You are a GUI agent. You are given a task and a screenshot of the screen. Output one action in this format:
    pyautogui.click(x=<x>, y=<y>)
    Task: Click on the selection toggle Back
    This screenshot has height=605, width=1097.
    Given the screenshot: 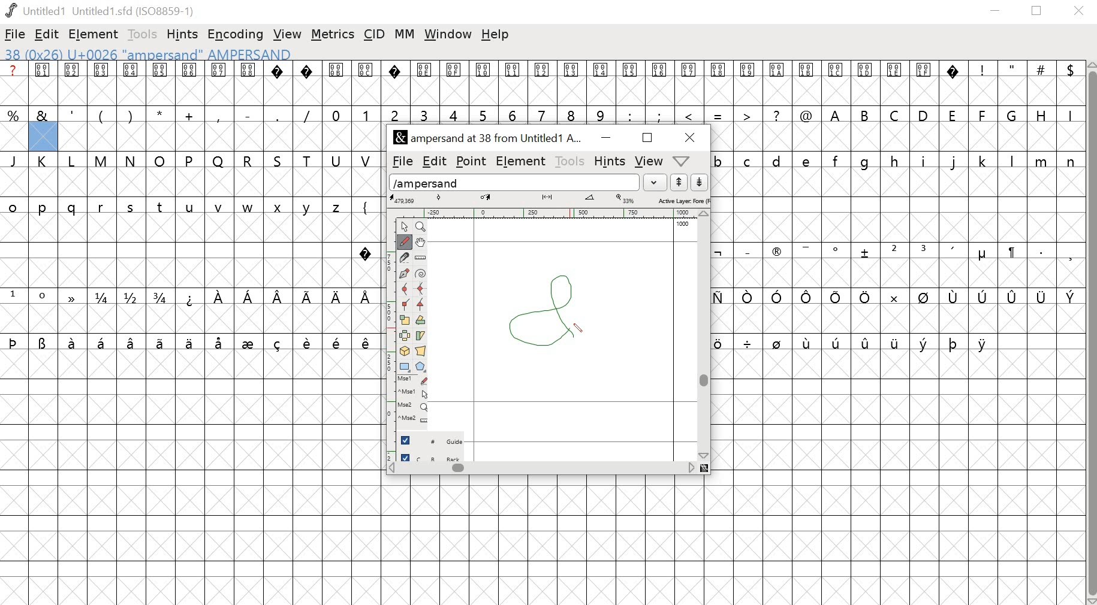 What is the action you would take?
    pyautogui.click(x=436, y=455)
    